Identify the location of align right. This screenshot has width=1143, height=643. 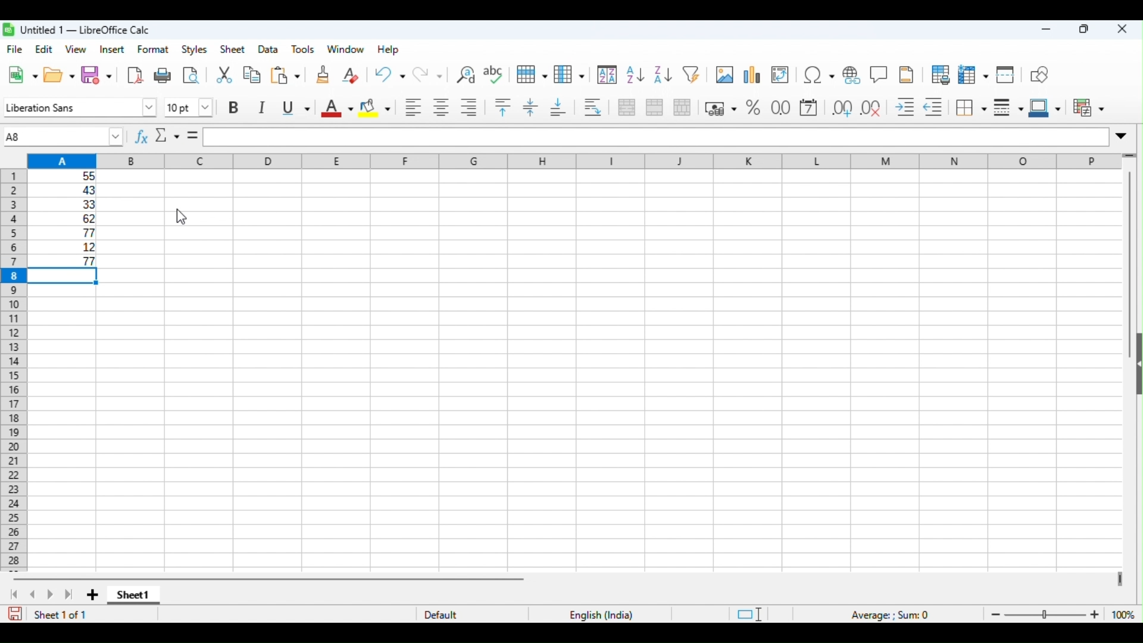
(470, 108).